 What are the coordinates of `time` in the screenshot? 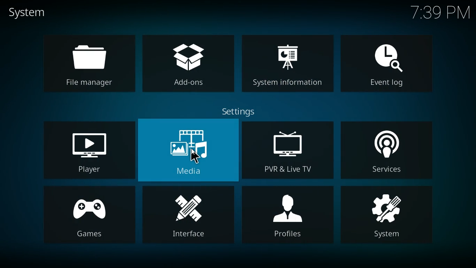 It's located at (442, 13).